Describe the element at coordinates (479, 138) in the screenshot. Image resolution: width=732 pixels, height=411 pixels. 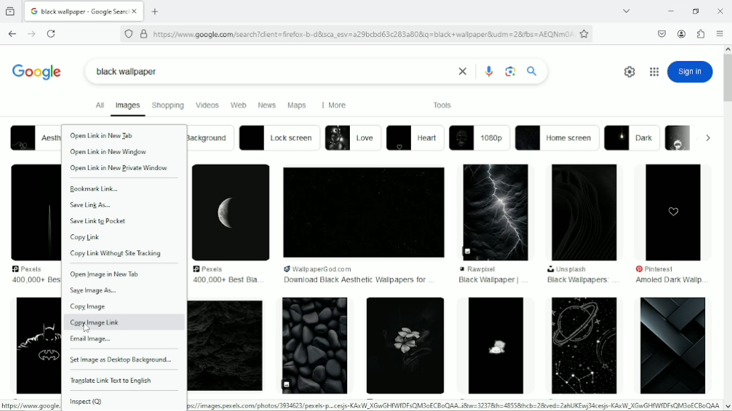
I see `1080p` at that location.